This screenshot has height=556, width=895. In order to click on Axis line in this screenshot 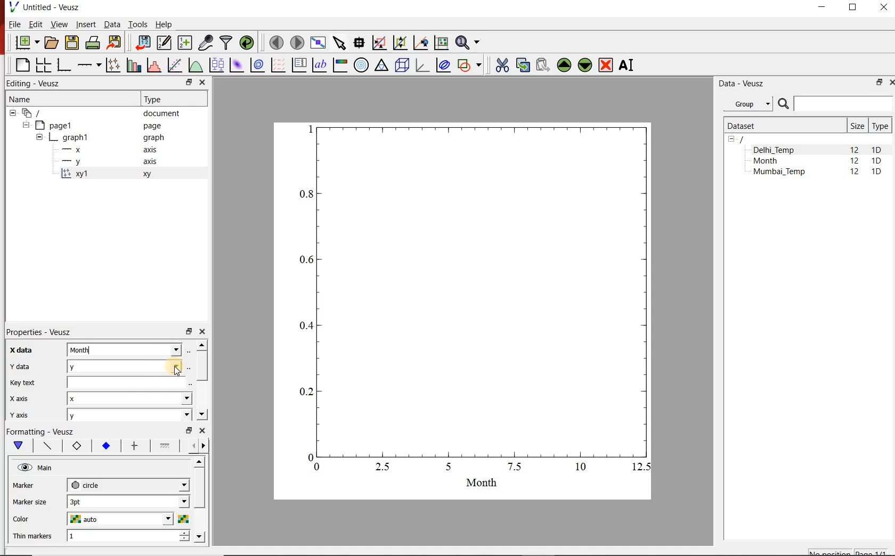, I will do `click(46, 446)`.